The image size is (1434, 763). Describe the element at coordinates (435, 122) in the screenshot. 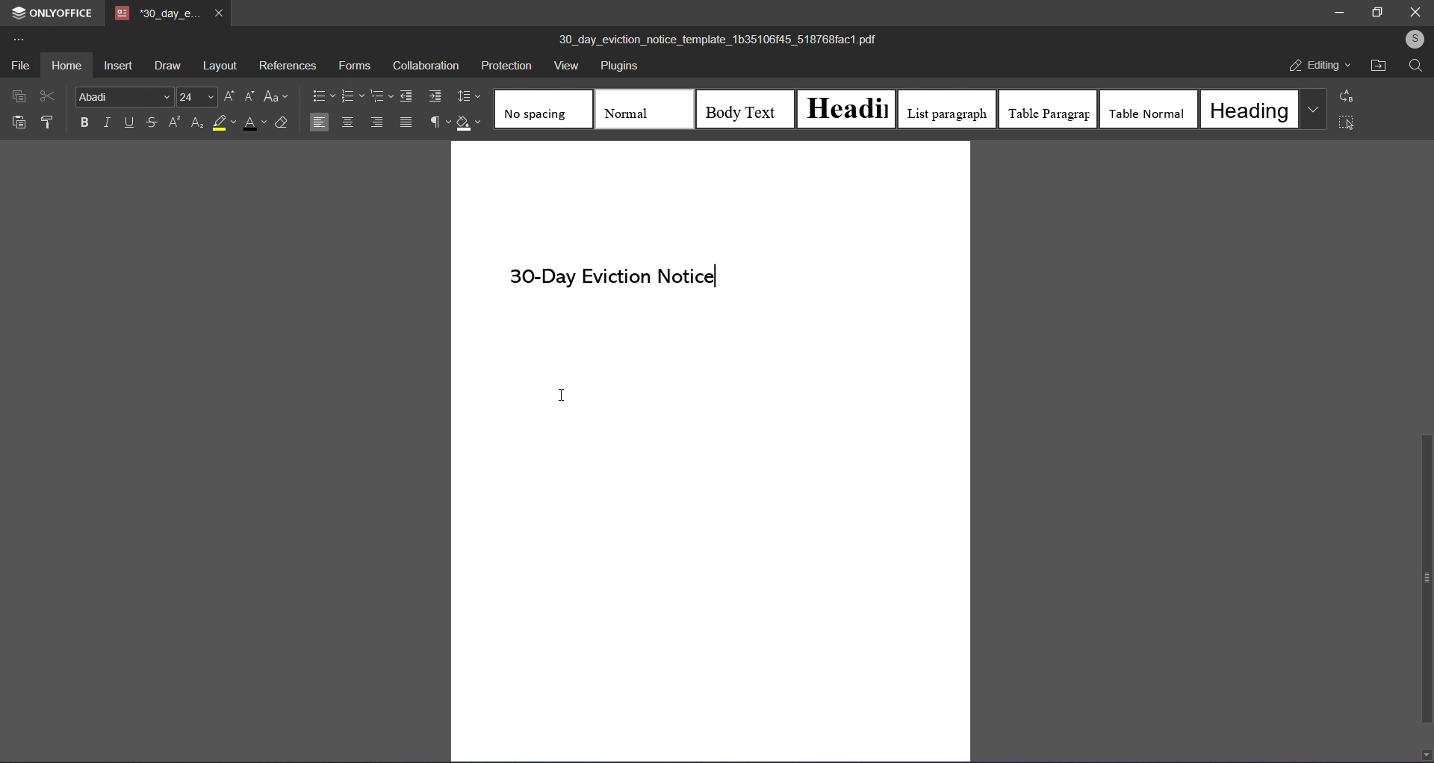

I see `non printing characters` at that location.